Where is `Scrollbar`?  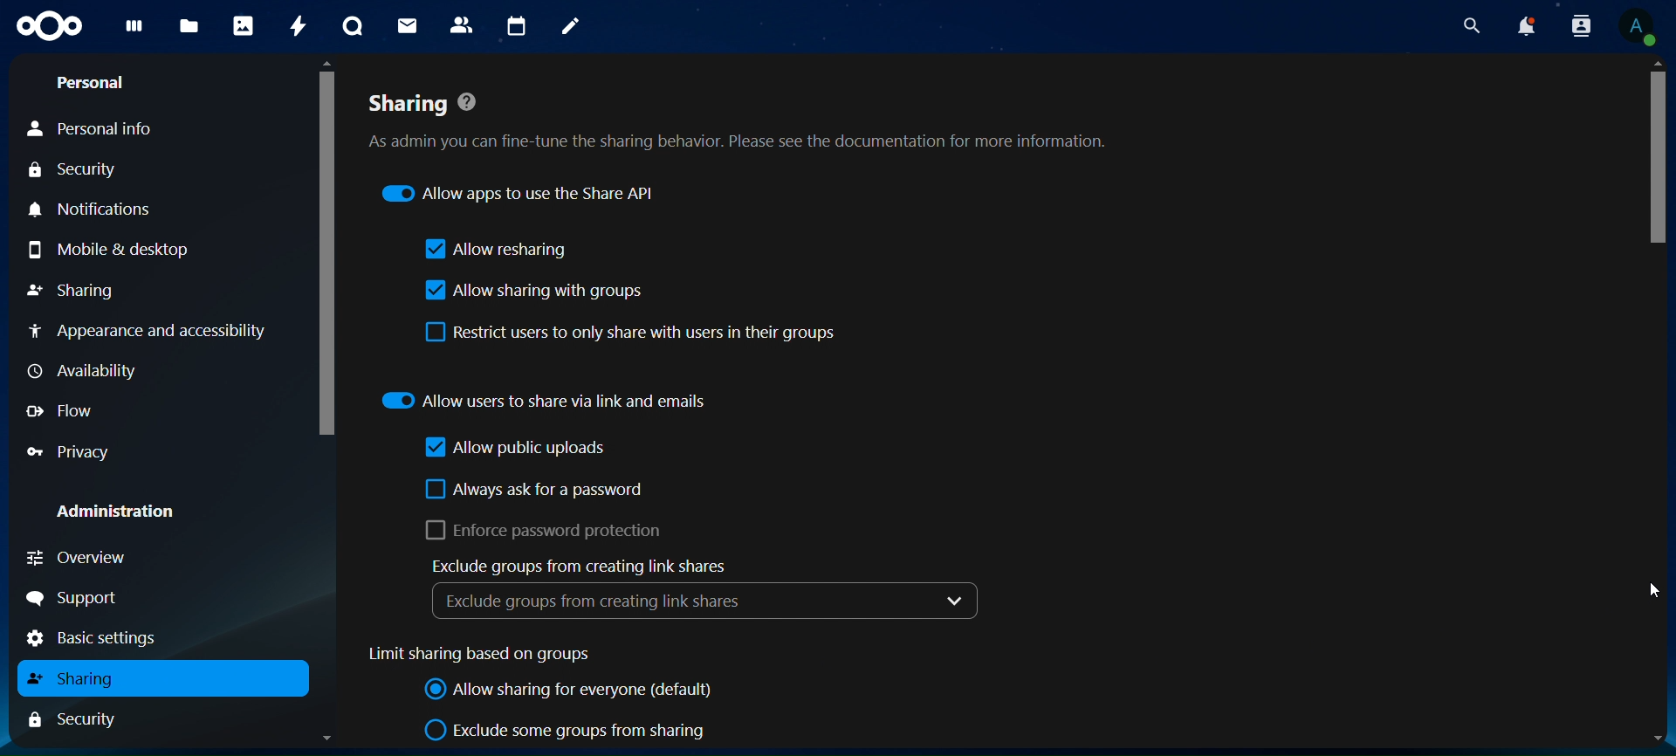 Scrollbar is located at coordinates (321, 404).